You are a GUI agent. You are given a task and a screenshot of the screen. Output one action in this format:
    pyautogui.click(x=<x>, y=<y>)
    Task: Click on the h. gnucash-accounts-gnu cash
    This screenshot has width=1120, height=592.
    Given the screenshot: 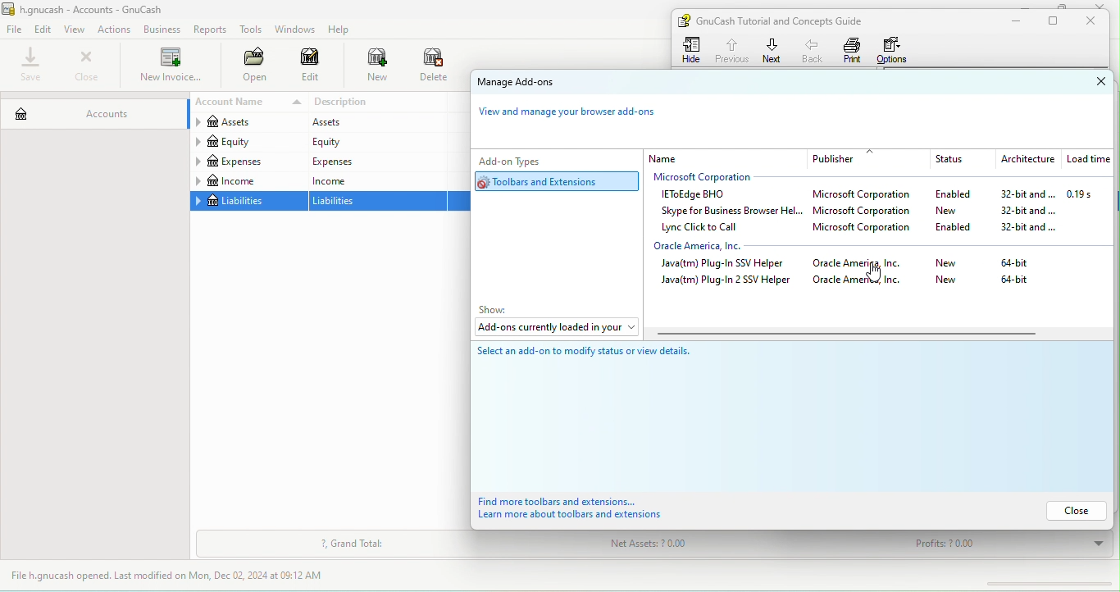 What is the action you would take?
    pyautogui.click(x=102, y=8)
    